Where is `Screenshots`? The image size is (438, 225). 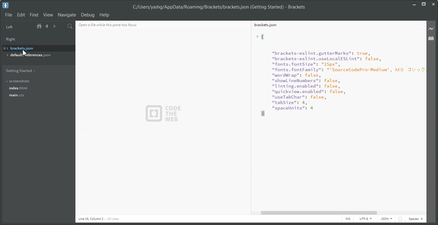 Screenshots is located at coordinates (37, 81).